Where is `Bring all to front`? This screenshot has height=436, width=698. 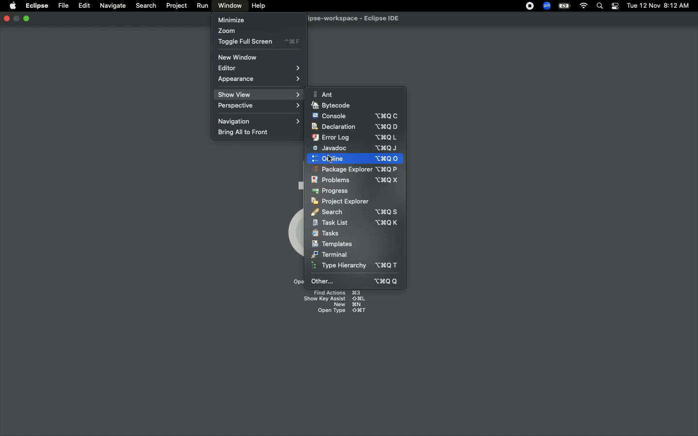 Bring all to front is located at coordinates (246, 133).